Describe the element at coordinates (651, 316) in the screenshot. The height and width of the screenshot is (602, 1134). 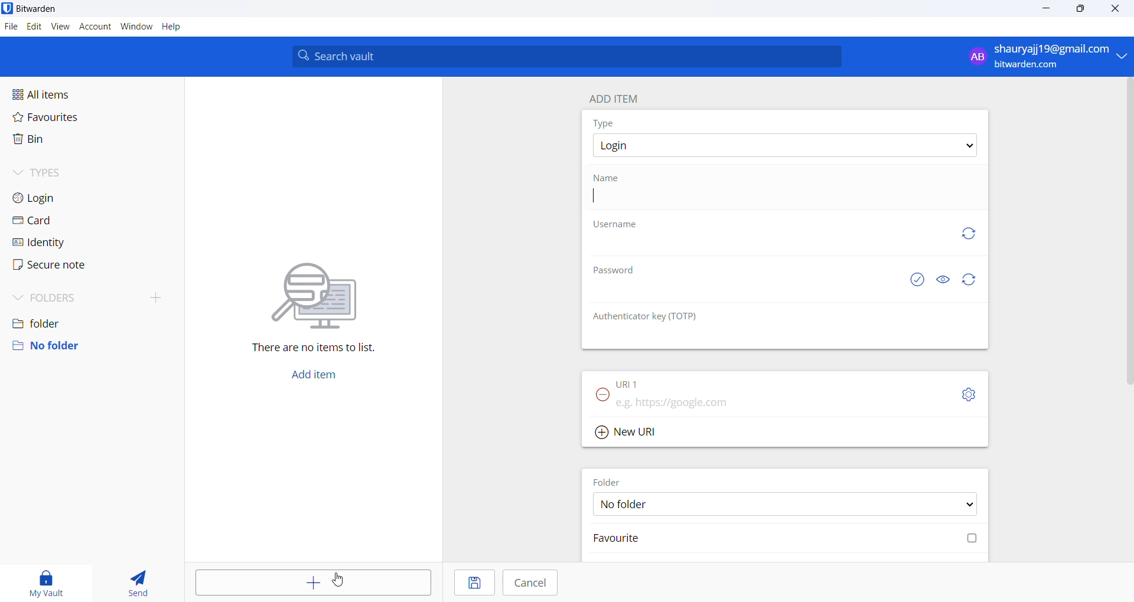
I see `OTP heading: Authenticator key (TOTP)` at that location.